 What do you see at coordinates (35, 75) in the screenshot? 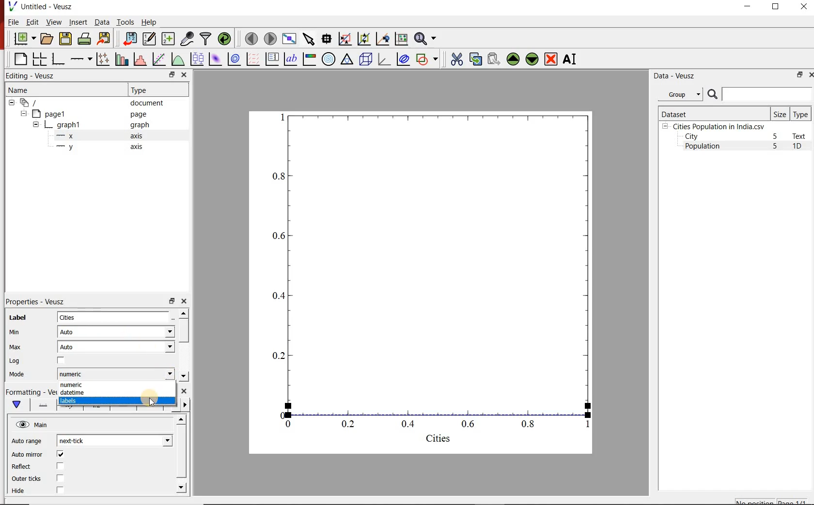
I see `Editing - Veusz` at bounding box center [35, 75].